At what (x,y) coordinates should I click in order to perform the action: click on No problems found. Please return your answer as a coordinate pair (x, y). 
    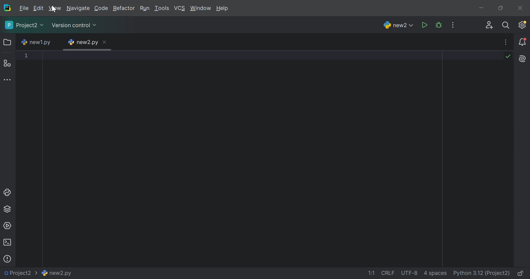
    Looking at the image, I should click on (508, 56).